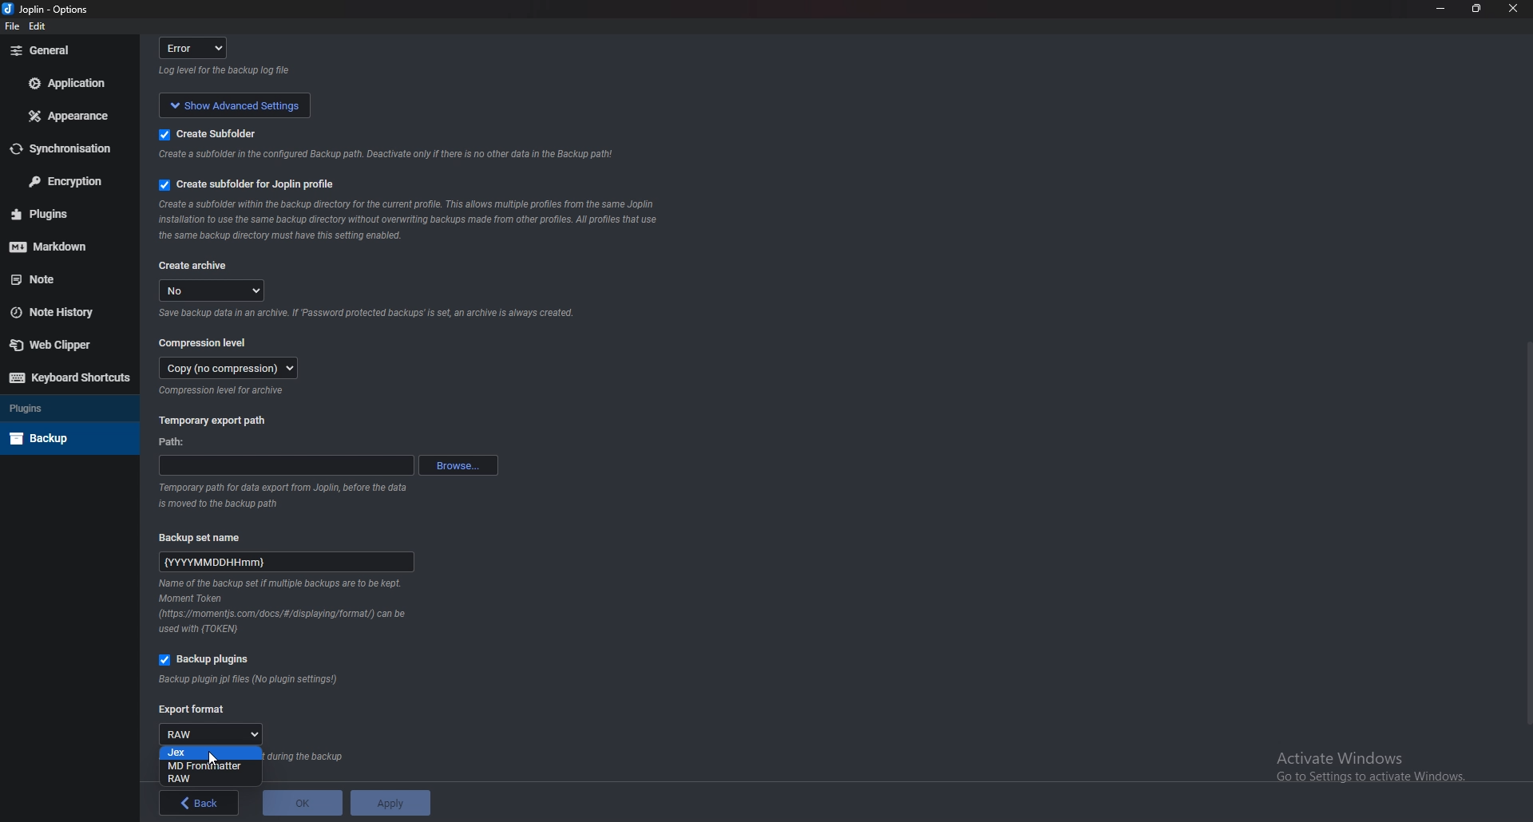 The height and width of the screenshot is (822, 1533). Describe the element at coordinates (232, 104) in the screenshot. I see `show advanced settings` at that location.